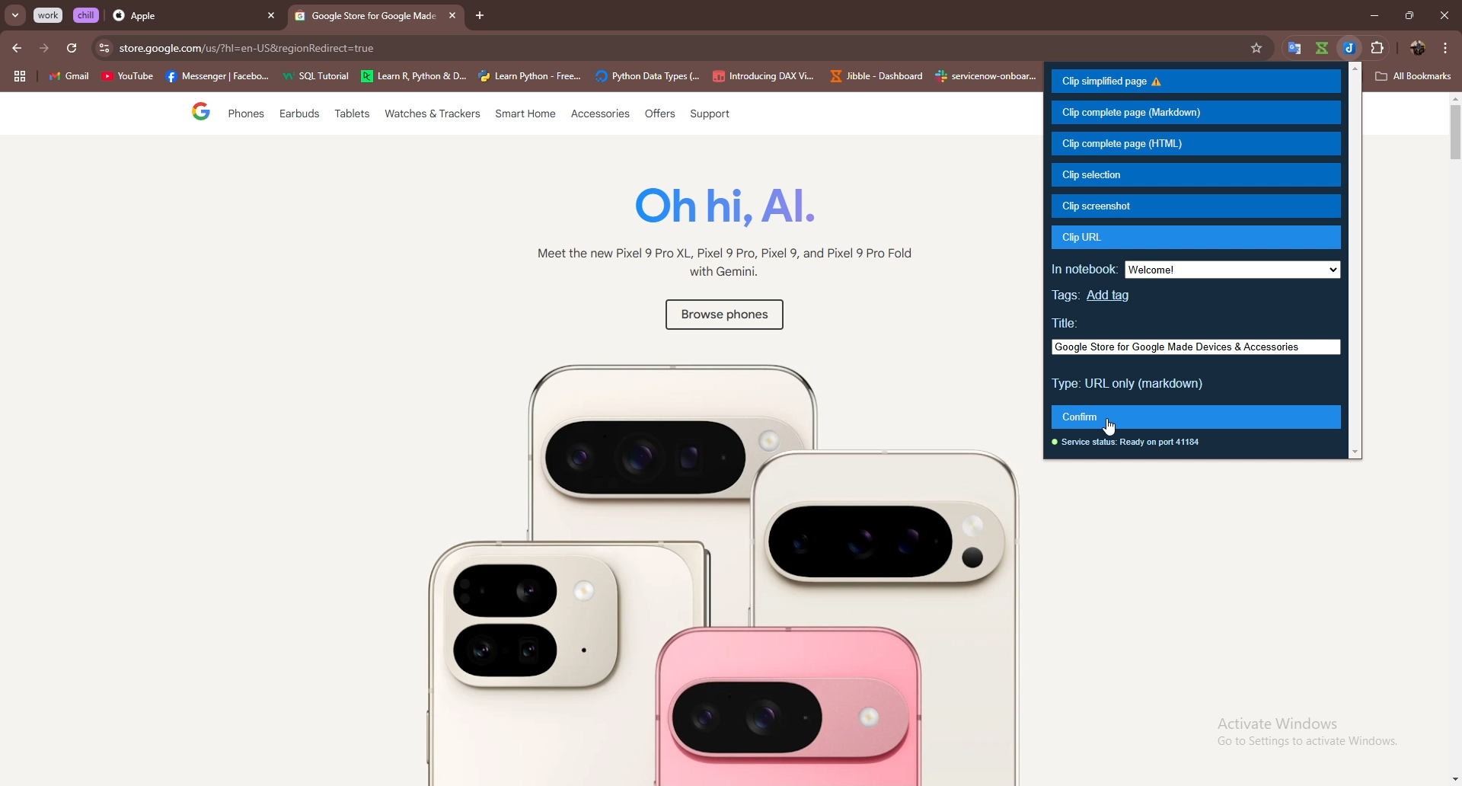 The image size is (1462, 786). What do you see at coordinates (1195, 416) in the screenshot?
I see `confirm` at bounding box center [1195, 416].